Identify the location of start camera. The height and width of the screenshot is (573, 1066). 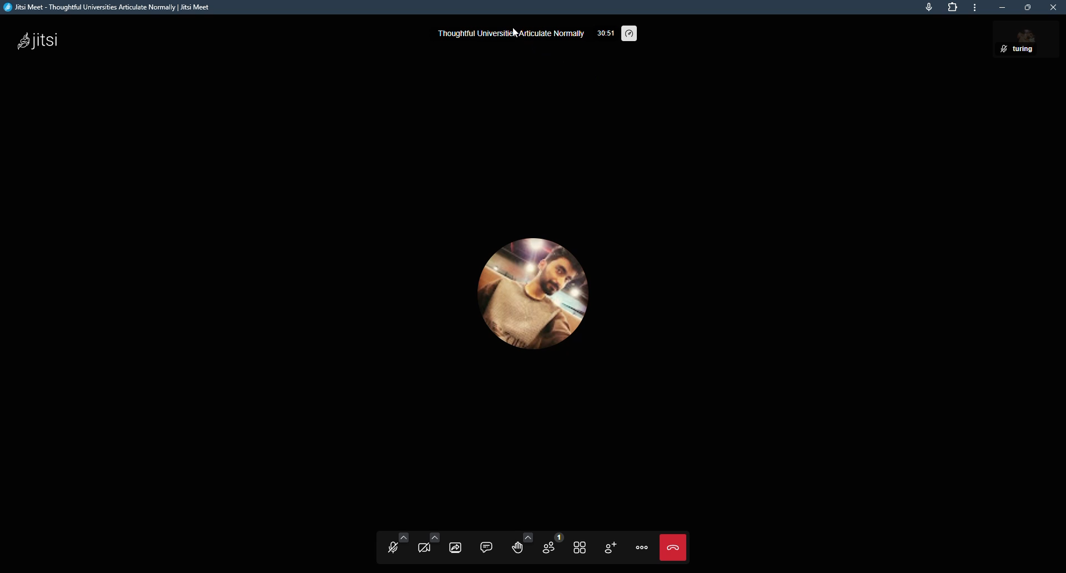
(427, 546).